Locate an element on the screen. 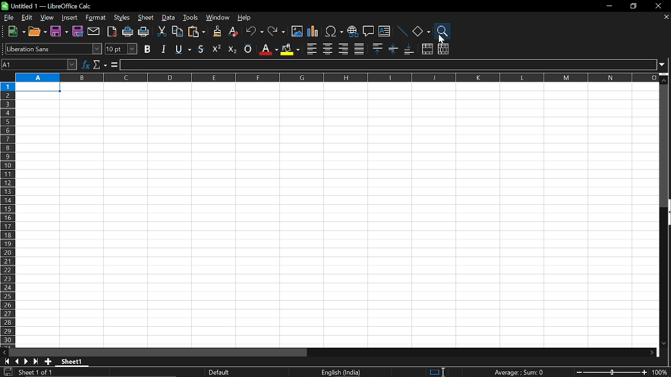 This screenshot has width=671, height=377. sheet is located at coordinates (146, 18).